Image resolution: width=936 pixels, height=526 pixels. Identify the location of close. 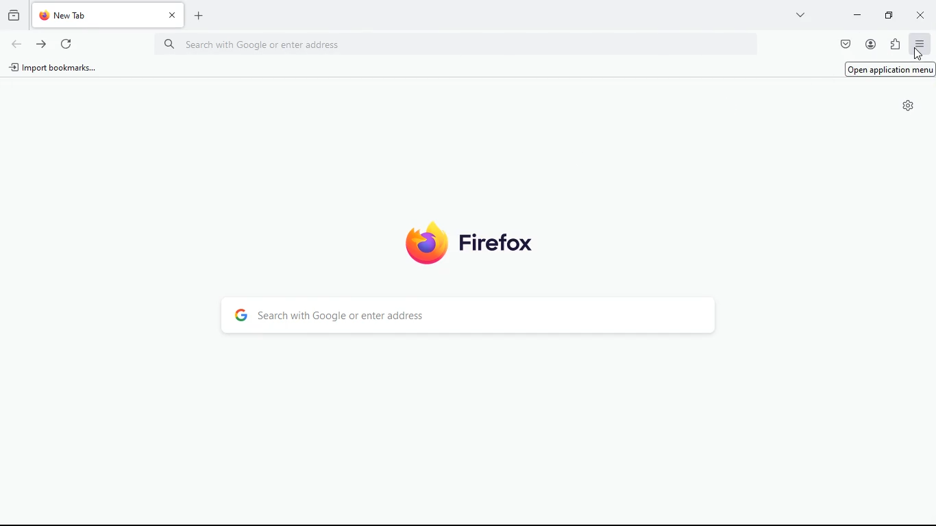
(172, 14).